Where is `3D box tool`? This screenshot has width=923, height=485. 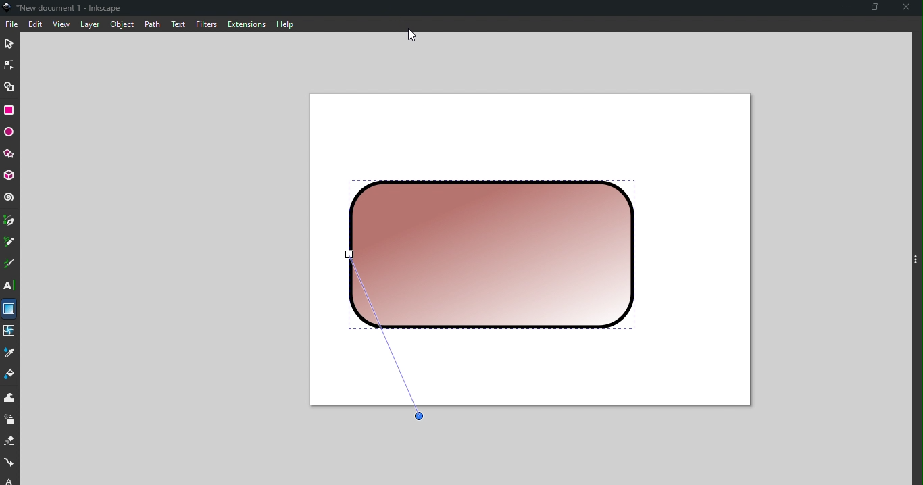 3D box tool is located at coordinates (10, 176).